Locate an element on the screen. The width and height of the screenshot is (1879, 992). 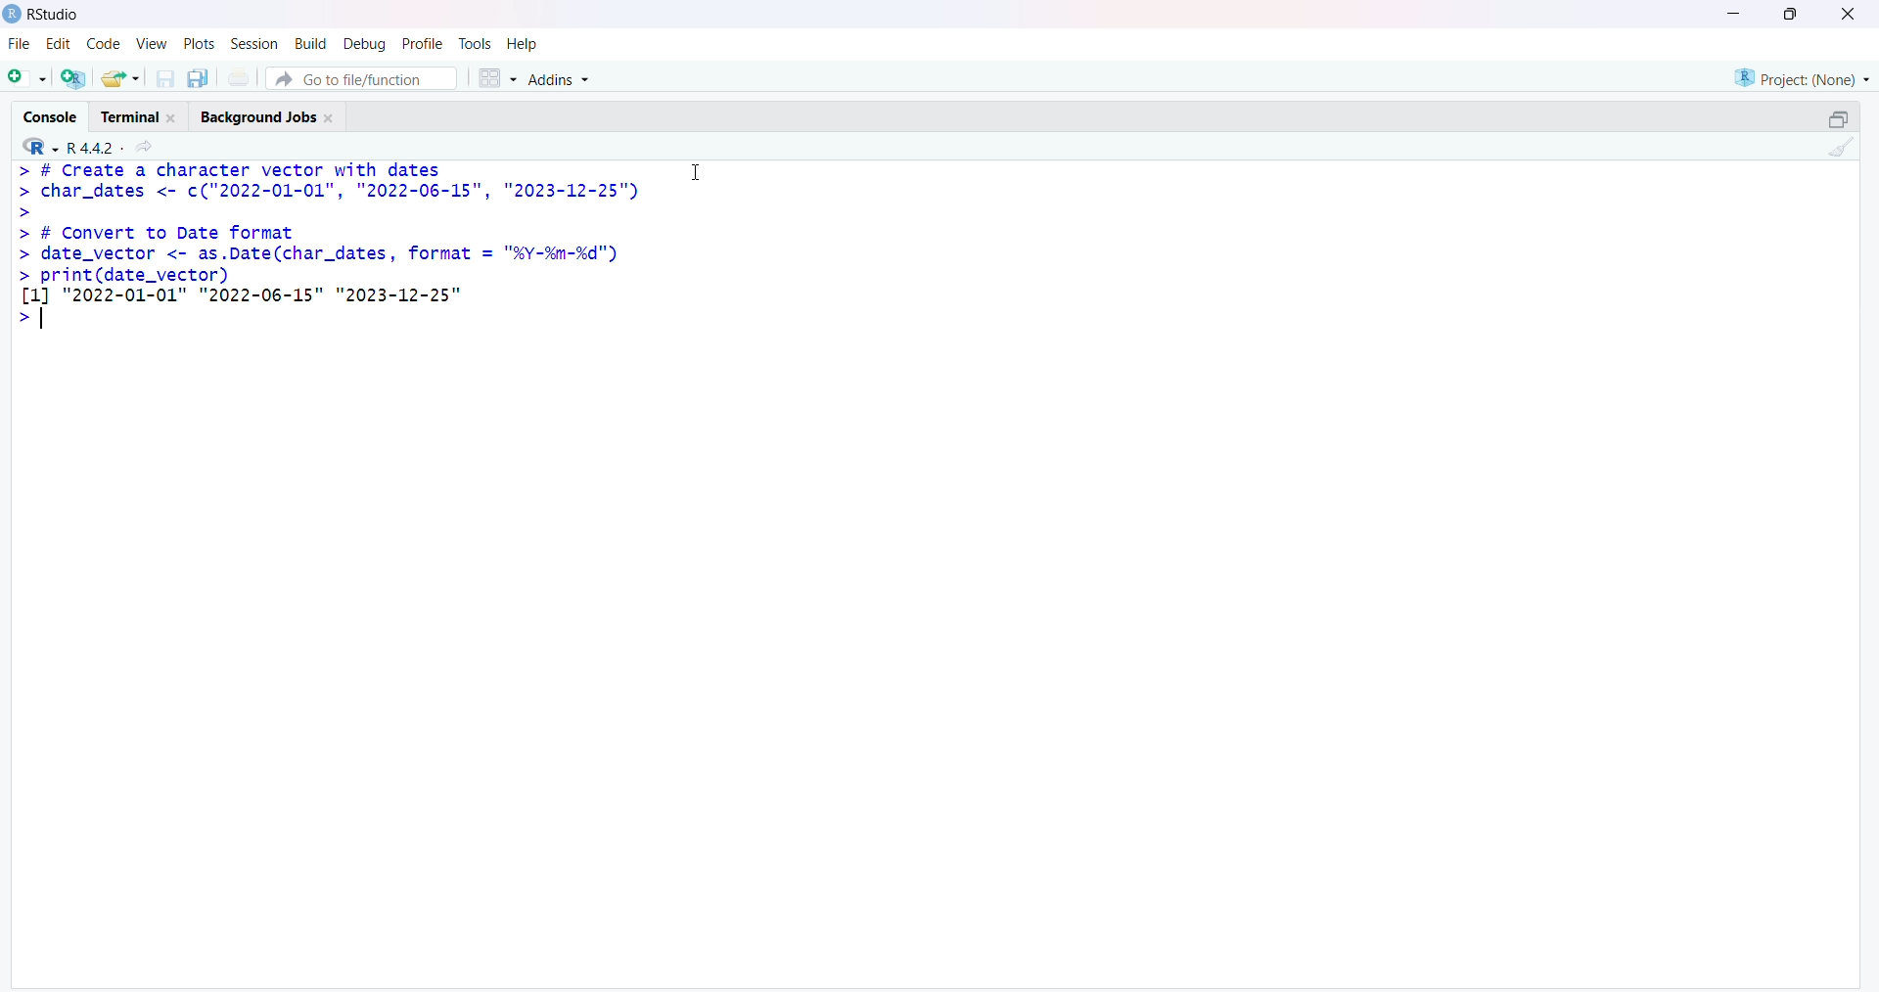
New File is located at coordinates (27, 76).